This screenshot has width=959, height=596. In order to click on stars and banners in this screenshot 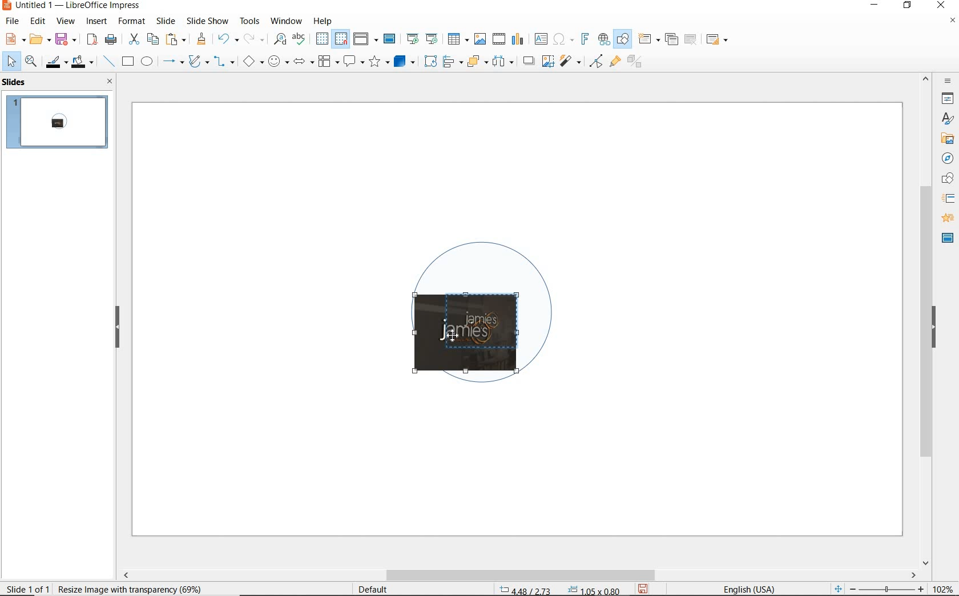, I will do `click(378, 63)`.